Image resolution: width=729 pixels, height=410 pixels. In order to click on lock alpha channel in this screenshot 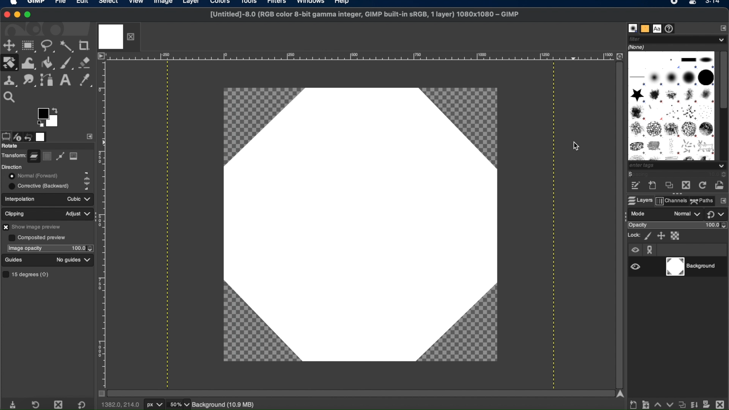, I will do `click(676, 236)`.